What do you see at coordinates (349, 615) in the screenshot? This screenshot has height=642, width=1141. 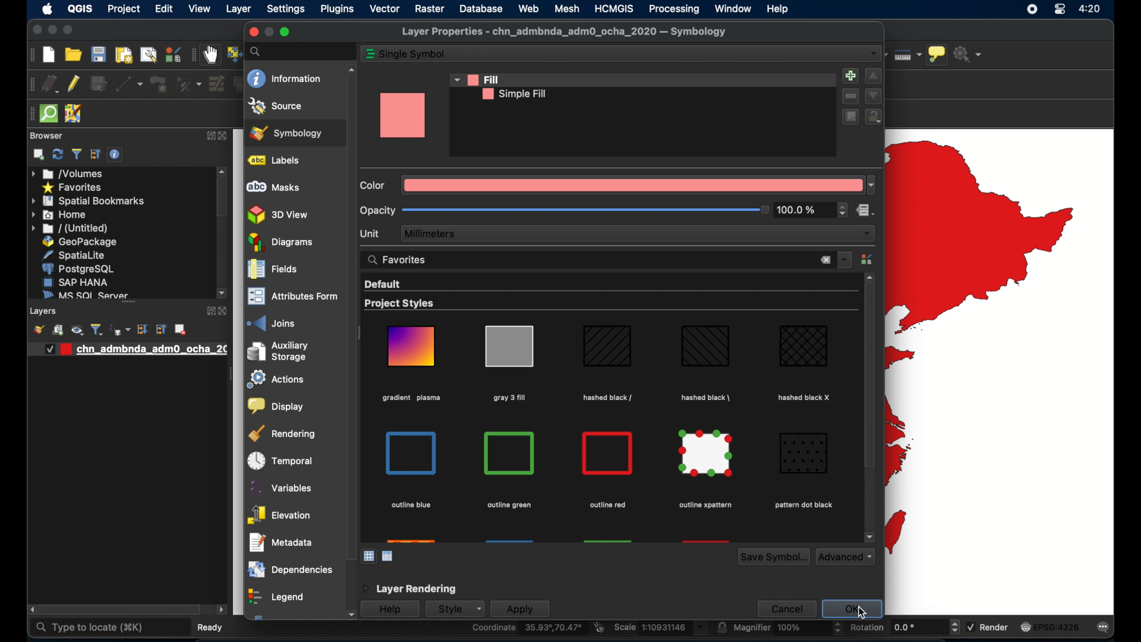 I see `scroll down arrow` at bounding box center [349, 615].